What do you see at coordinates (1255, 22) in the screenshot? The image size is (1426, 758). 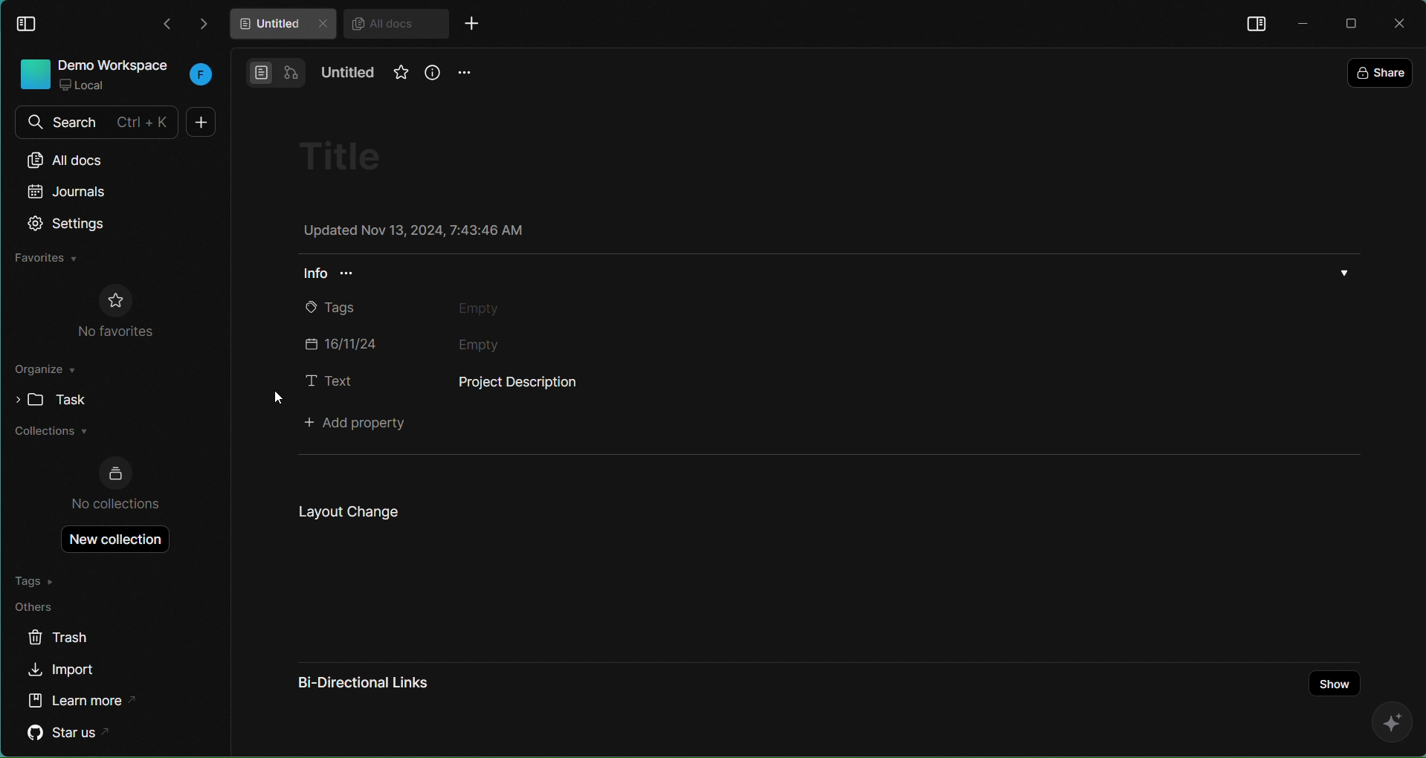 I see `display` at bounding box center [1255, 22].